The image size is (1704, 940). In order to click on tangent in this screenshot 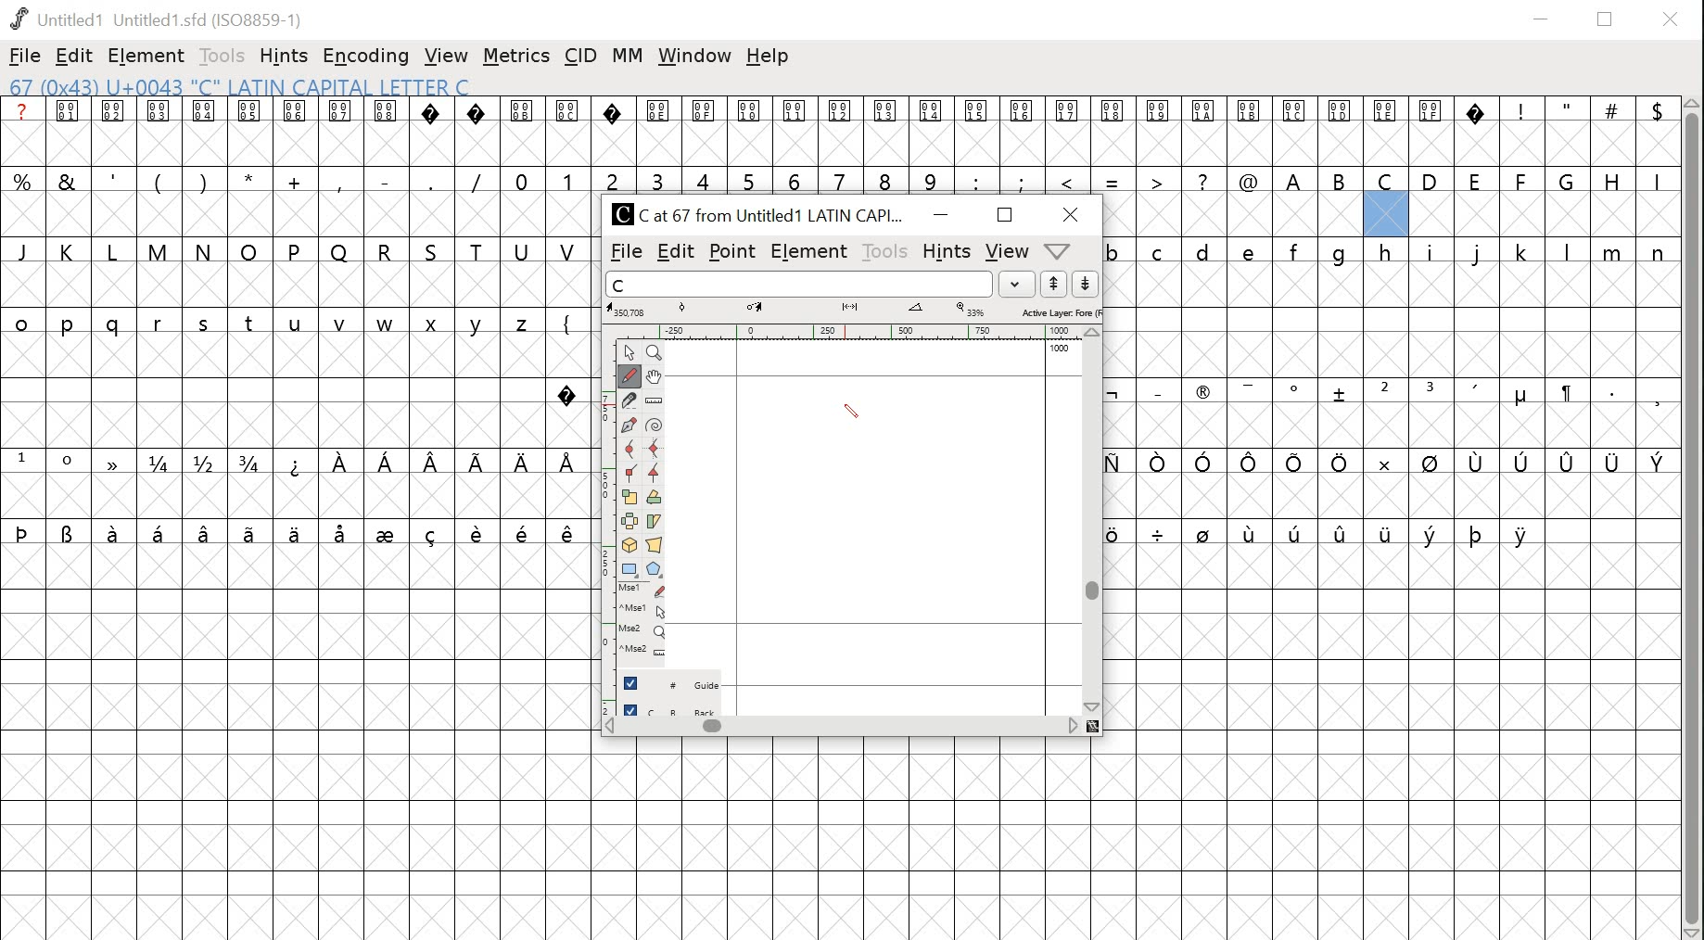, I will do `click(655, 476)`.